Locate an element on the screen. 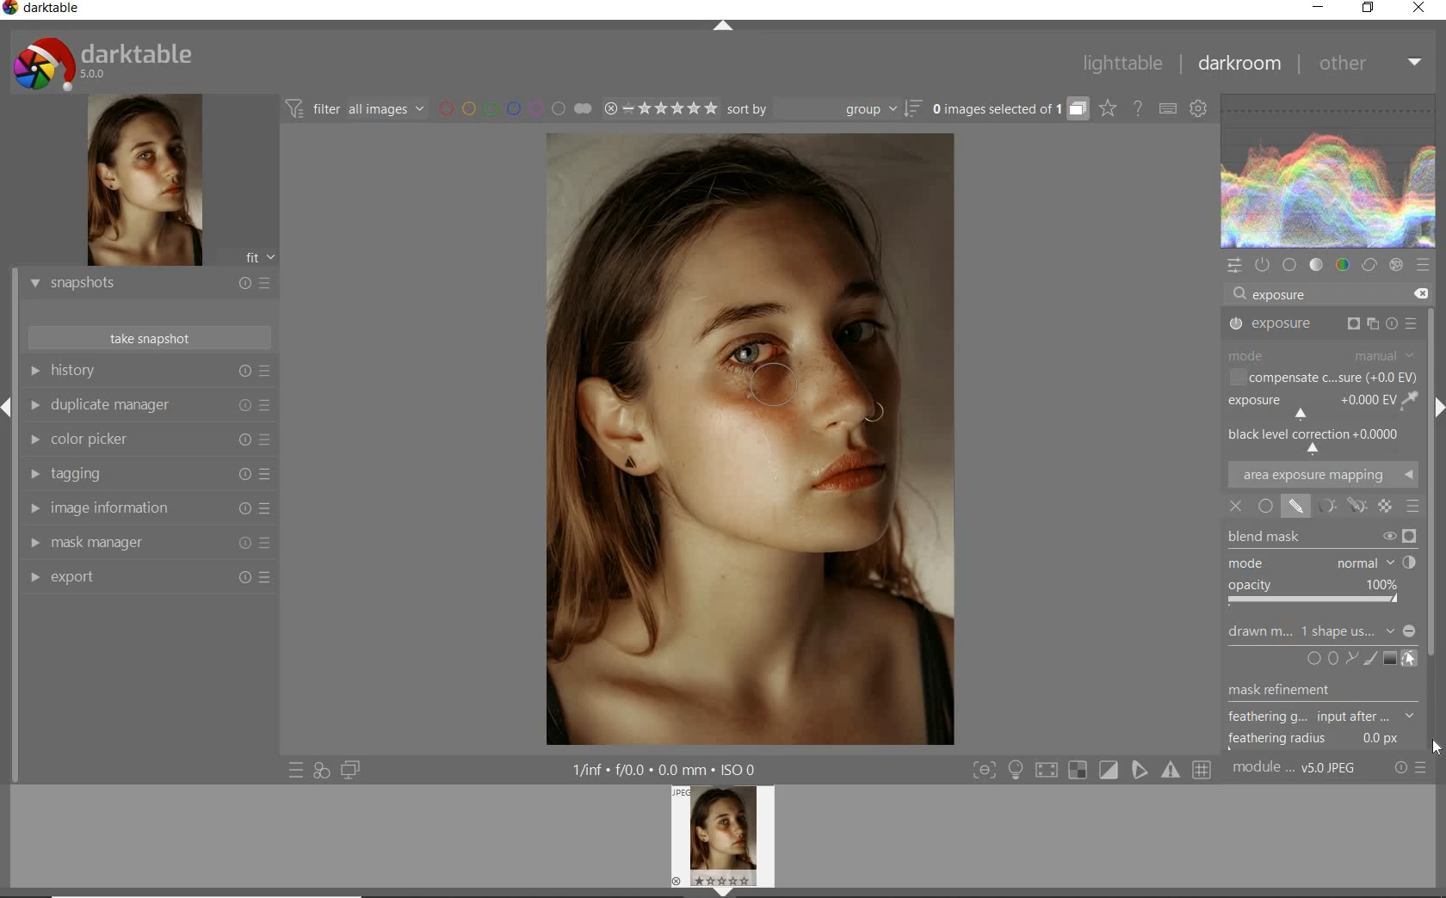 The height and width of the screenshot is (898, 1446). filter by image color is located at coordinates (516, 109).